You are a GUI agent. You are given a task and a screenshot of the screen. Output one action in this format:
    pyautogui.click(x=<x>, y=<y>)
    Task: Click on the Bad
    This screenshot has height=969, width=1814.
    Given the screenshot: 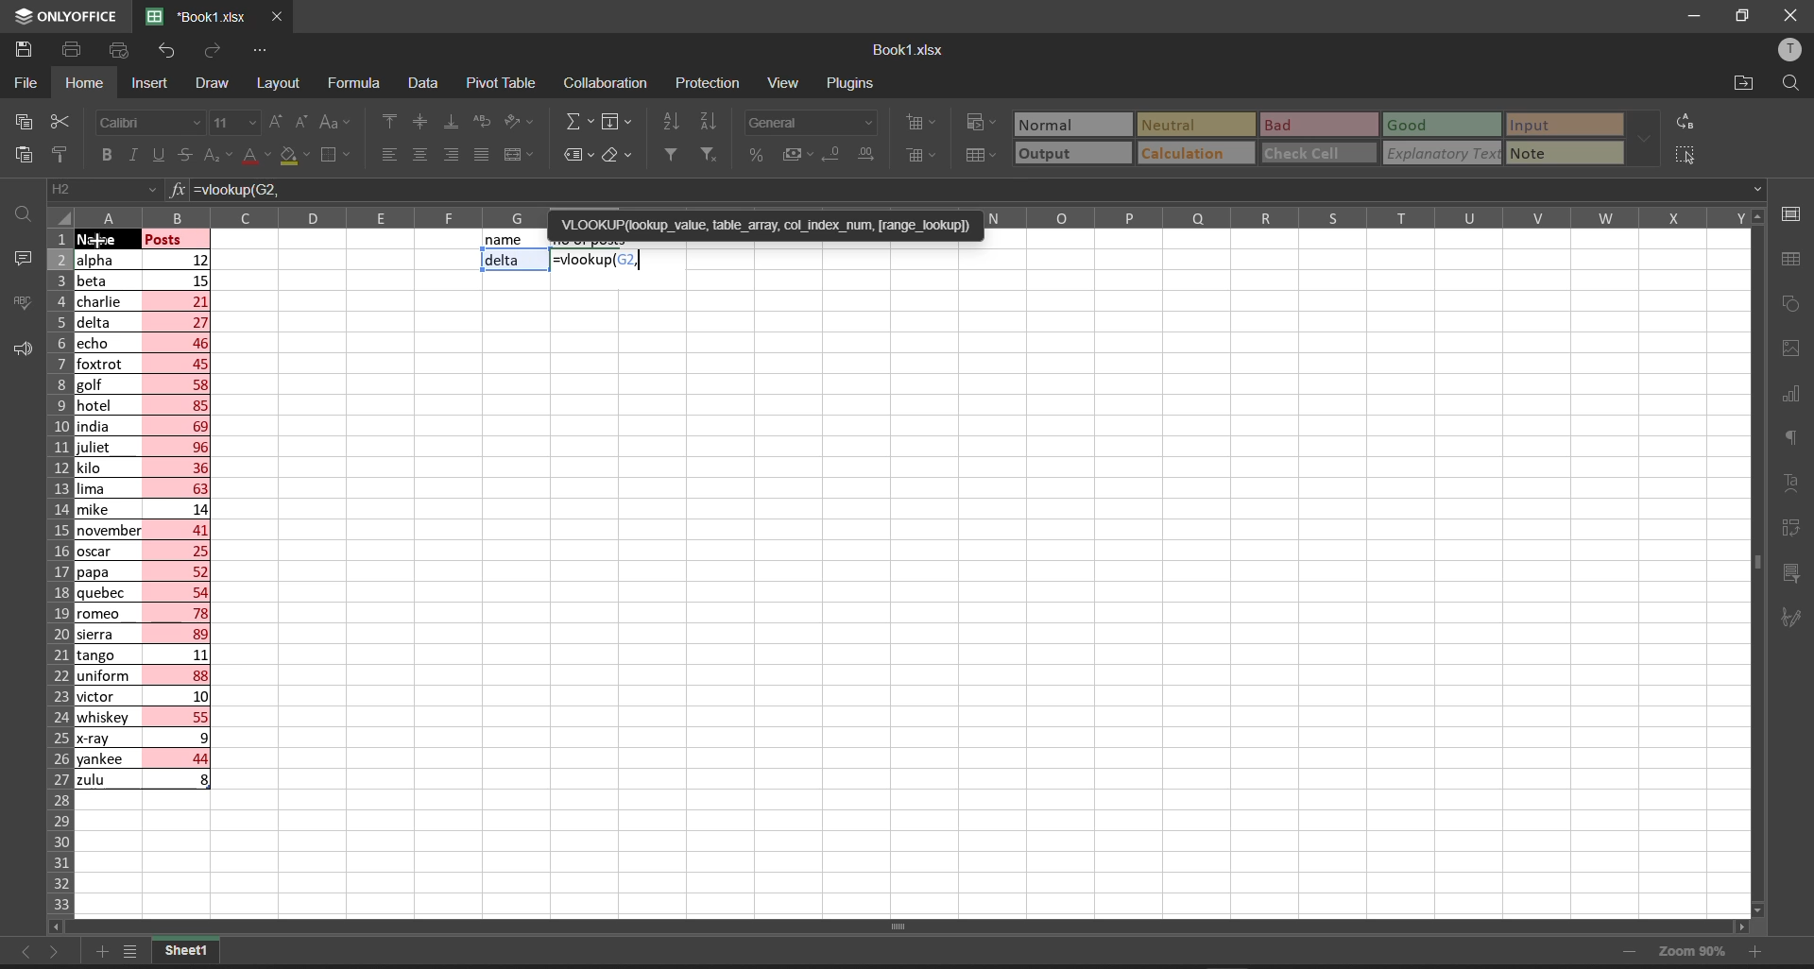 What is the action you would take?
    pyautogui.click(x=1284, y=125)
    